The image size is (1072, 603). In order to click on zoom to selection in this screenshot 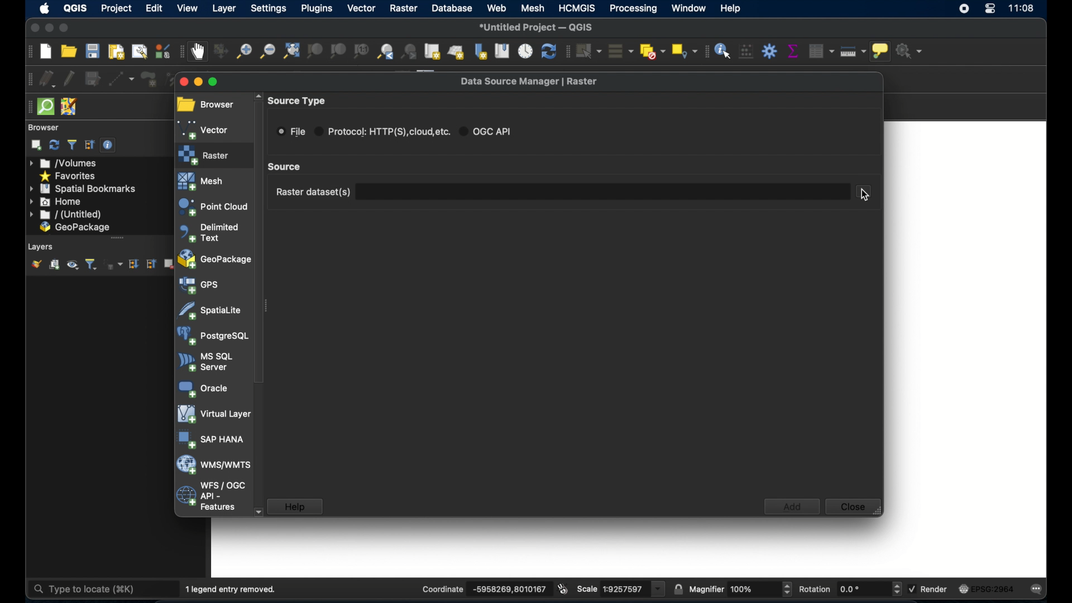, I will do `click(314, 51)`.